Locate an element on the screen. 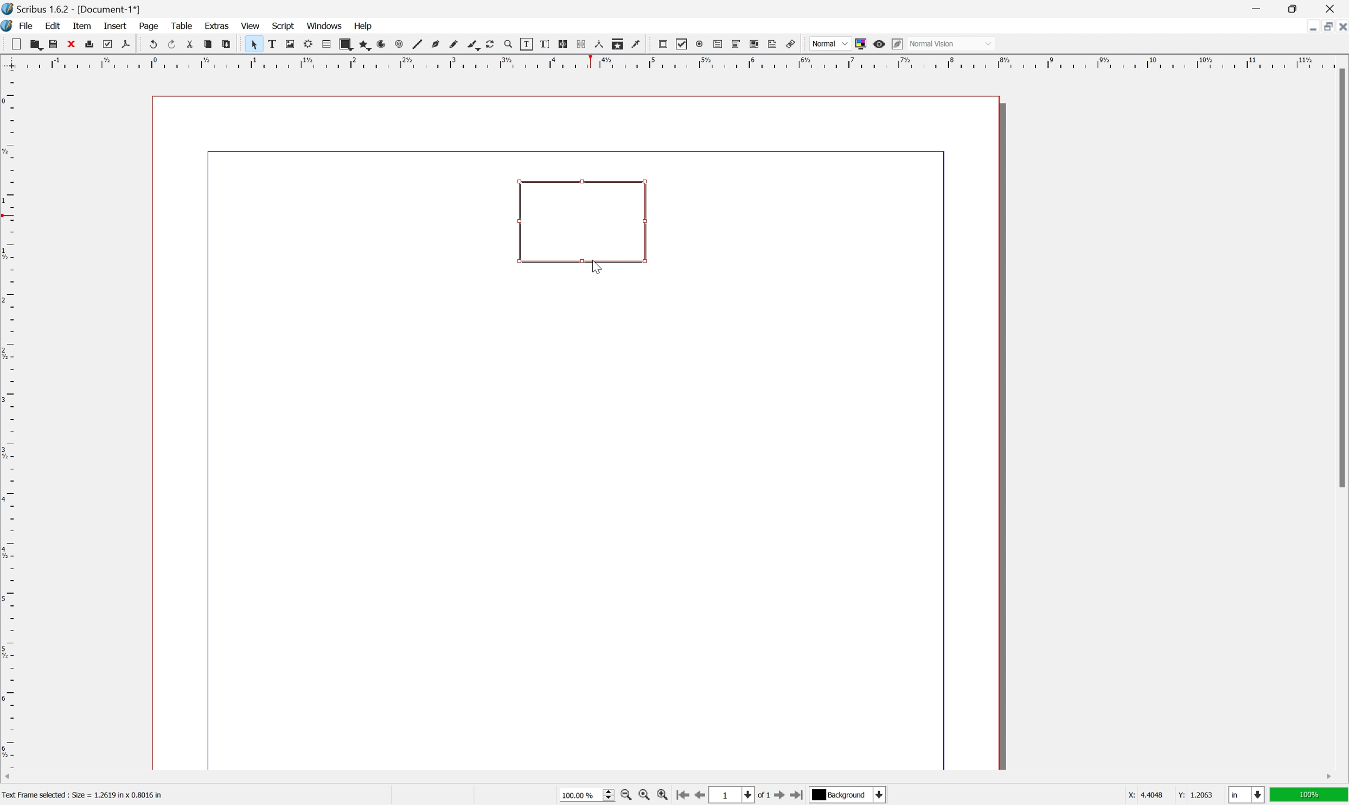 The image size is (1349, 805). 100.00% is located at coordinates (587, 796).